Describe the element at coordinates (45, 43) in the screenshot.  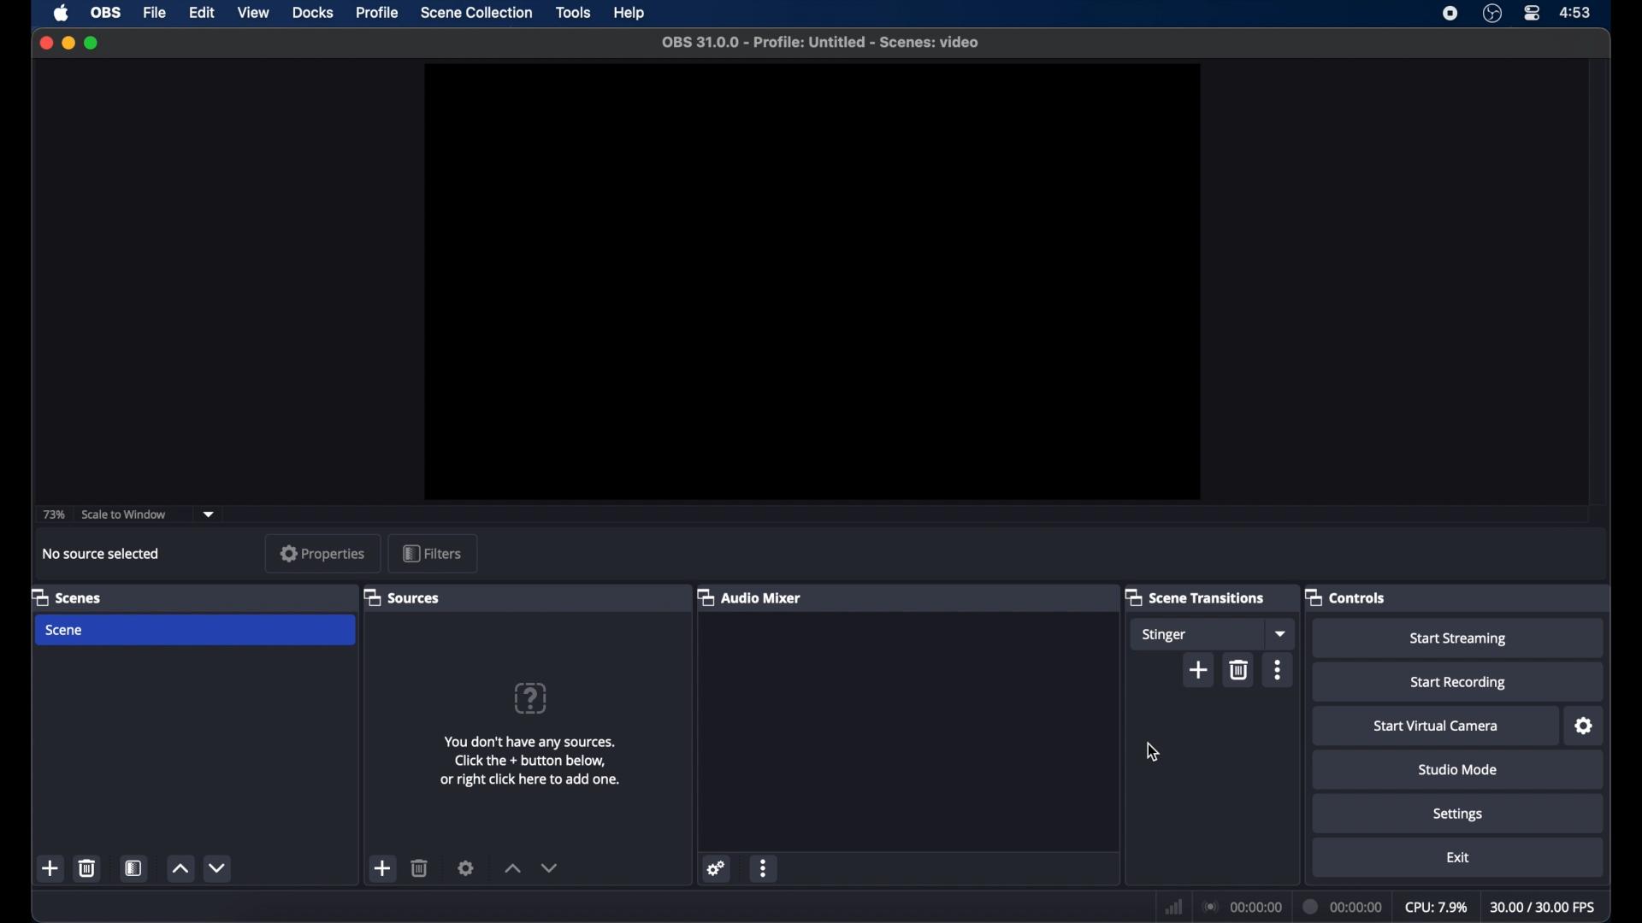
I see `close` at that location.